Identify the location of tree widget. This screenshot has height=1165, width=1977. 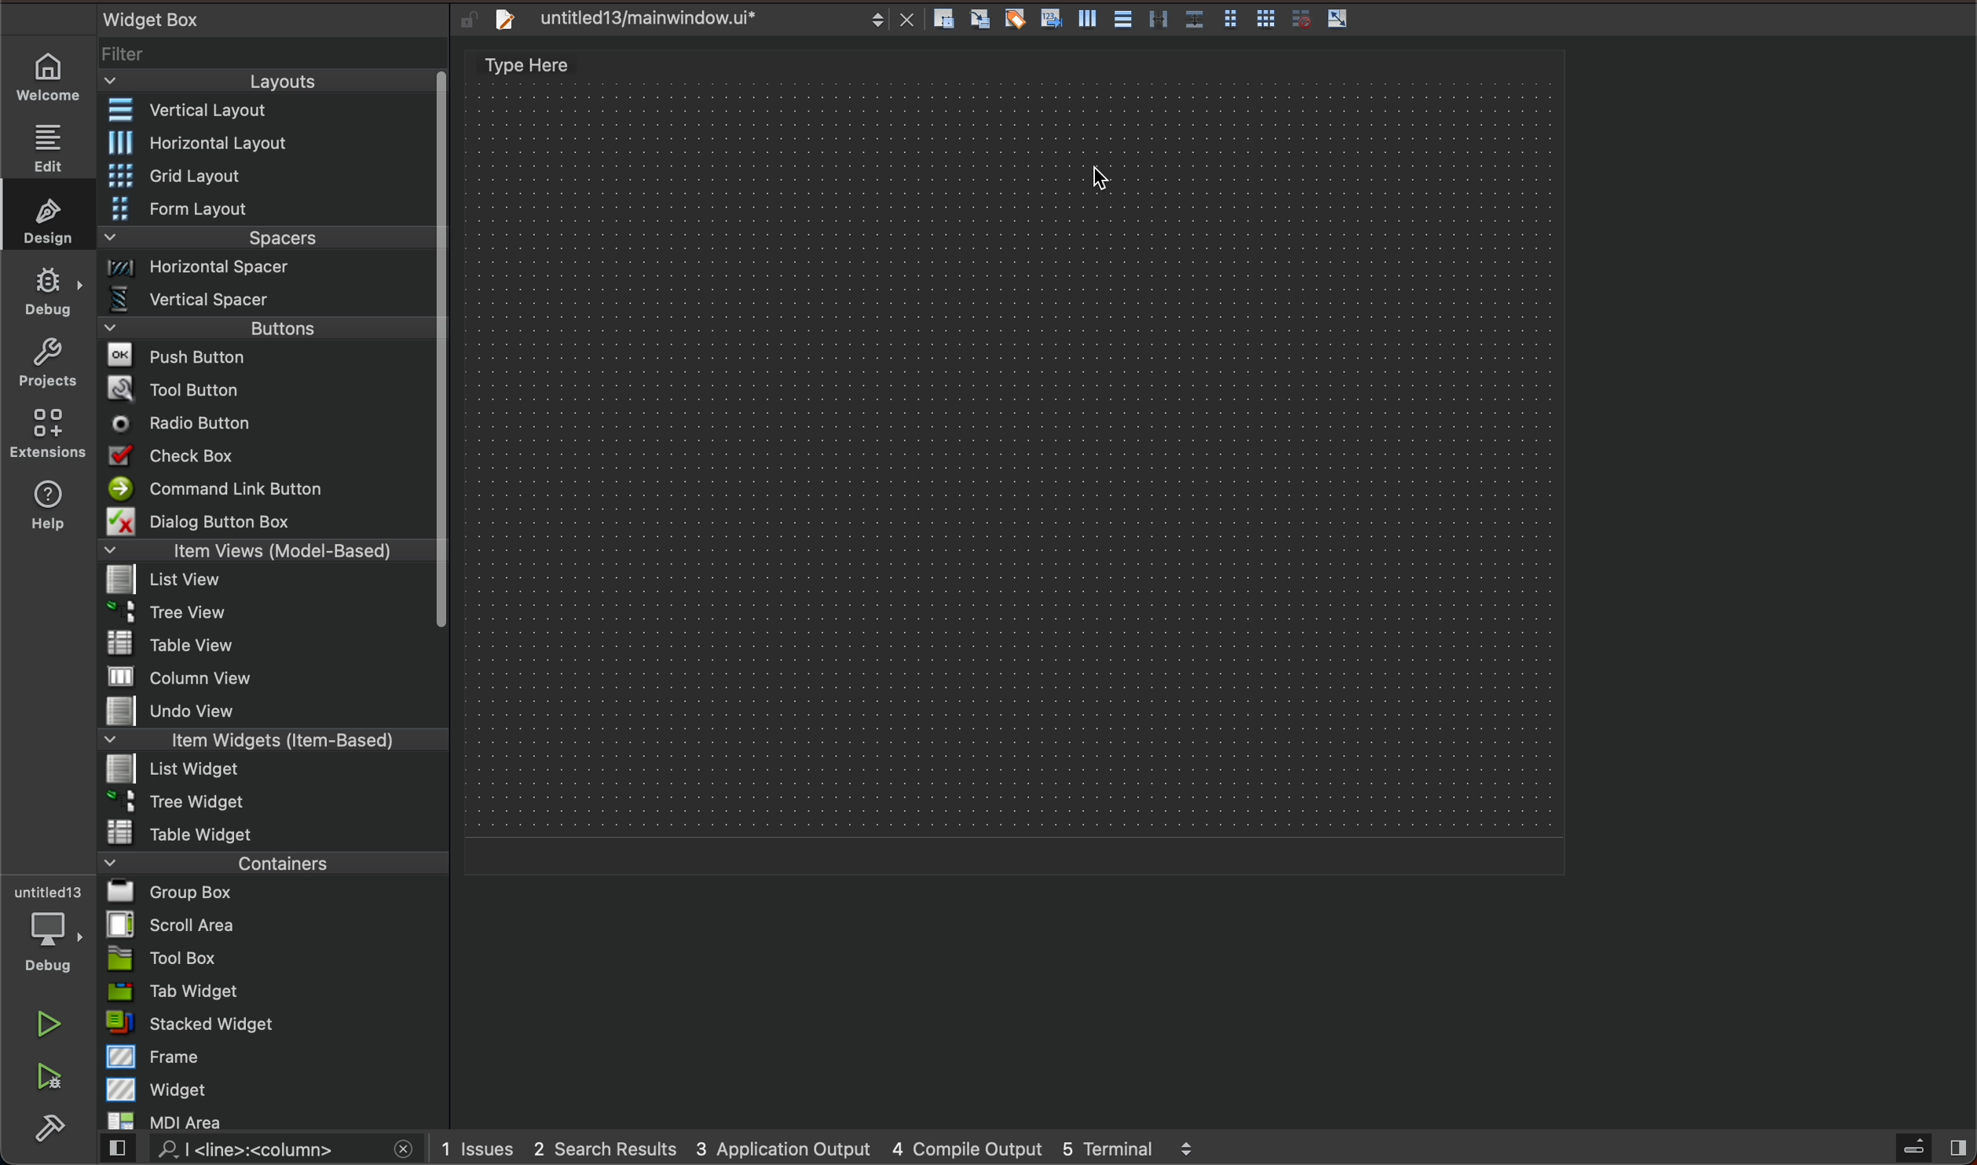
(268, 802).